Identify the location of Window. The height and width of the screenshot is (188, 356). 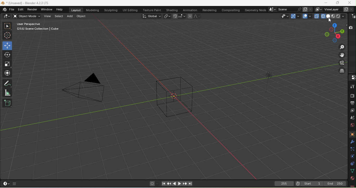
(47, 9).